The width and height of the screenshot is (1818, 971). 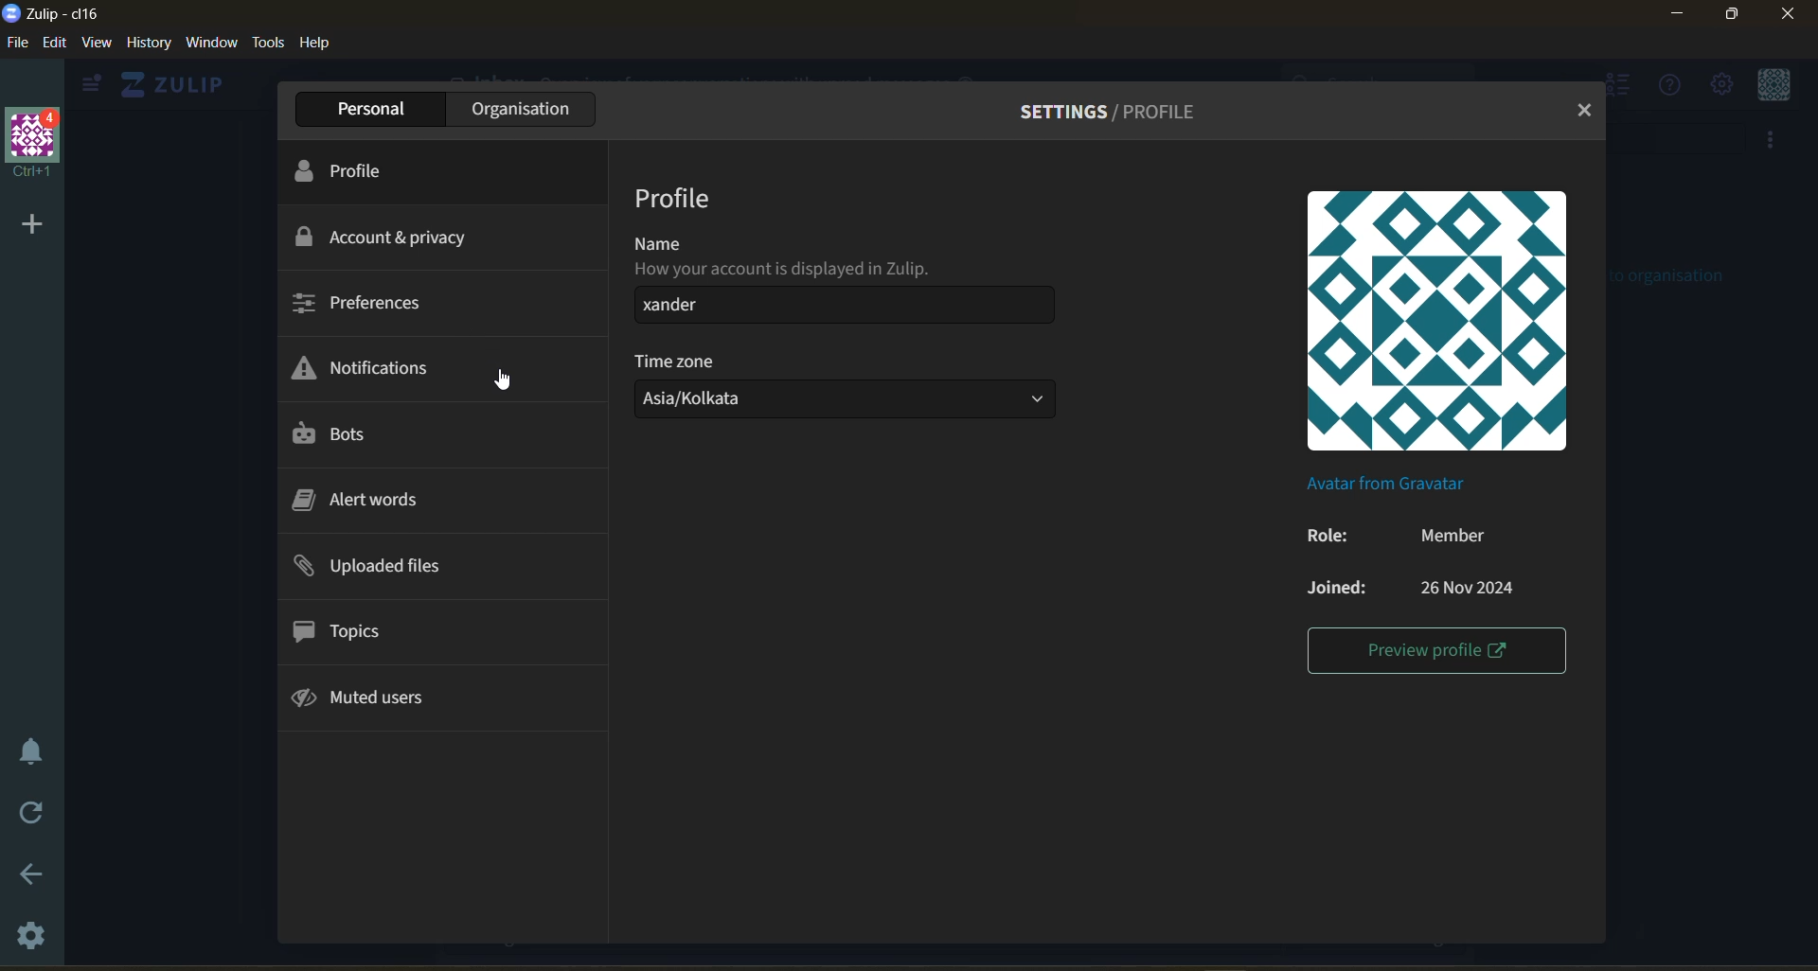 What do you see at coordinates (1671, 87) in the screenshot?
I see `help menu` at bounding box center [1671, 87].